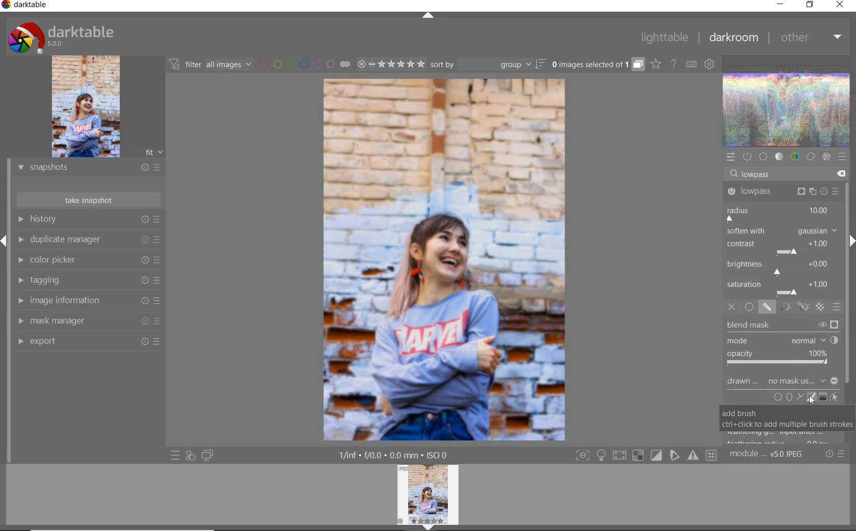 The width and height of the screenshot is (856, 531). I want to click on color, so click(794, 157).